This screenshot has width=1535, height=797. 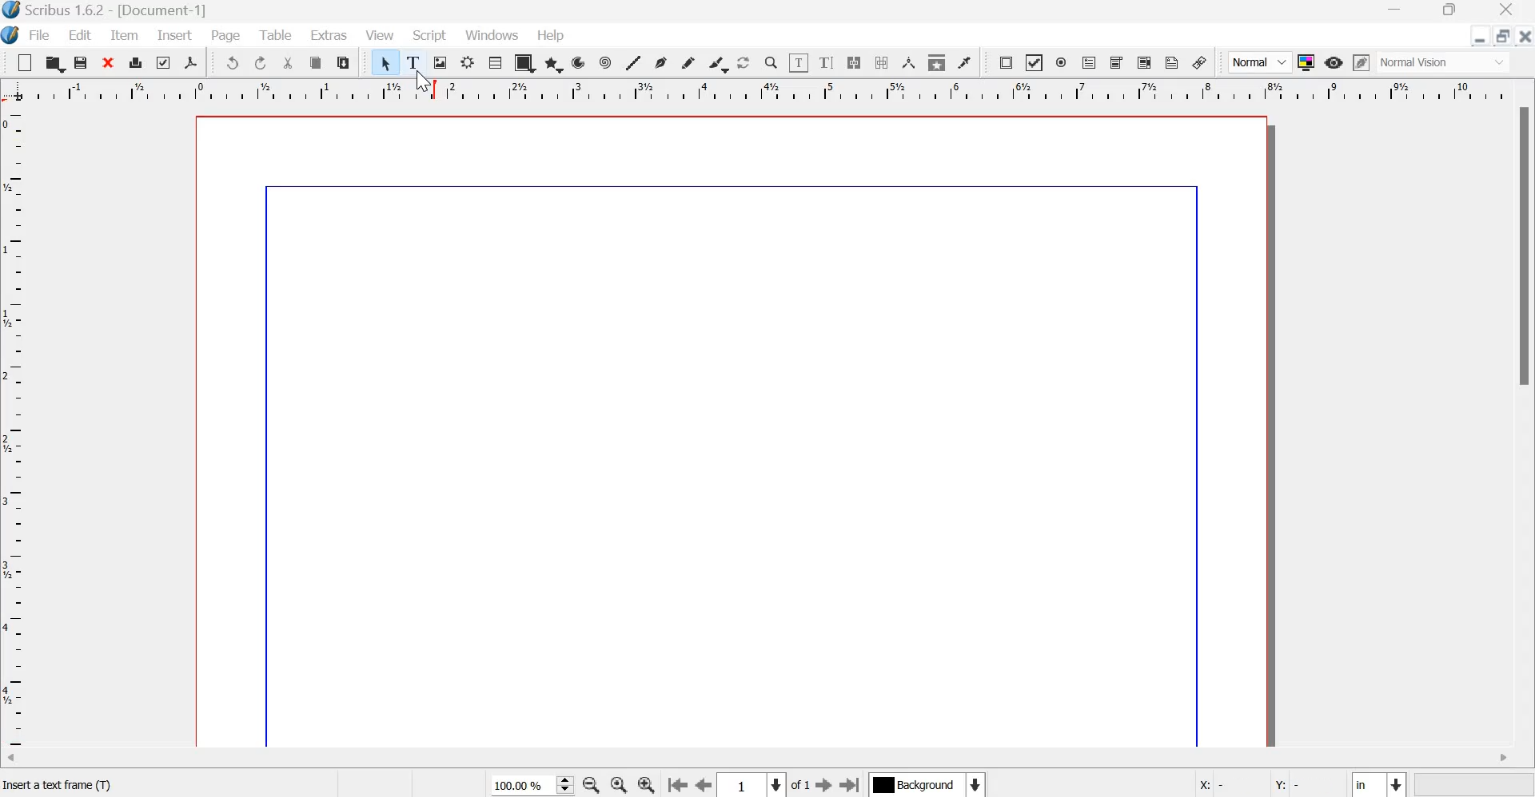 What do you see at coordinates (190, 62) in the screenshot?
I see `save as pdf` at bounding box center [190, 62].